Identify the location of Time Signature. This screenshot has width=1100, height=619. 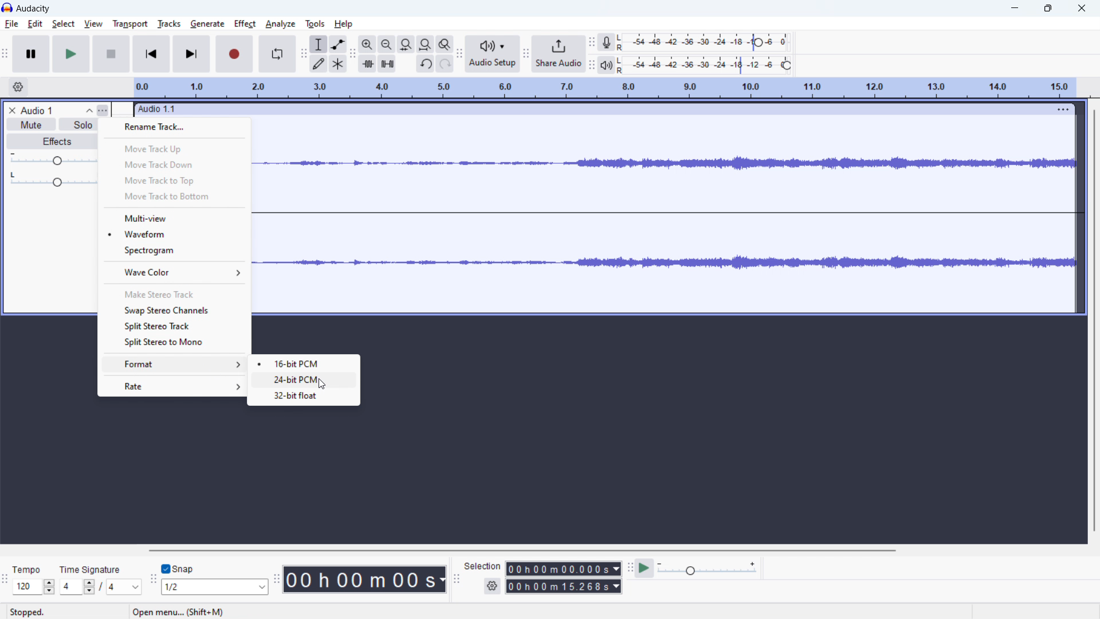
(93, 567).